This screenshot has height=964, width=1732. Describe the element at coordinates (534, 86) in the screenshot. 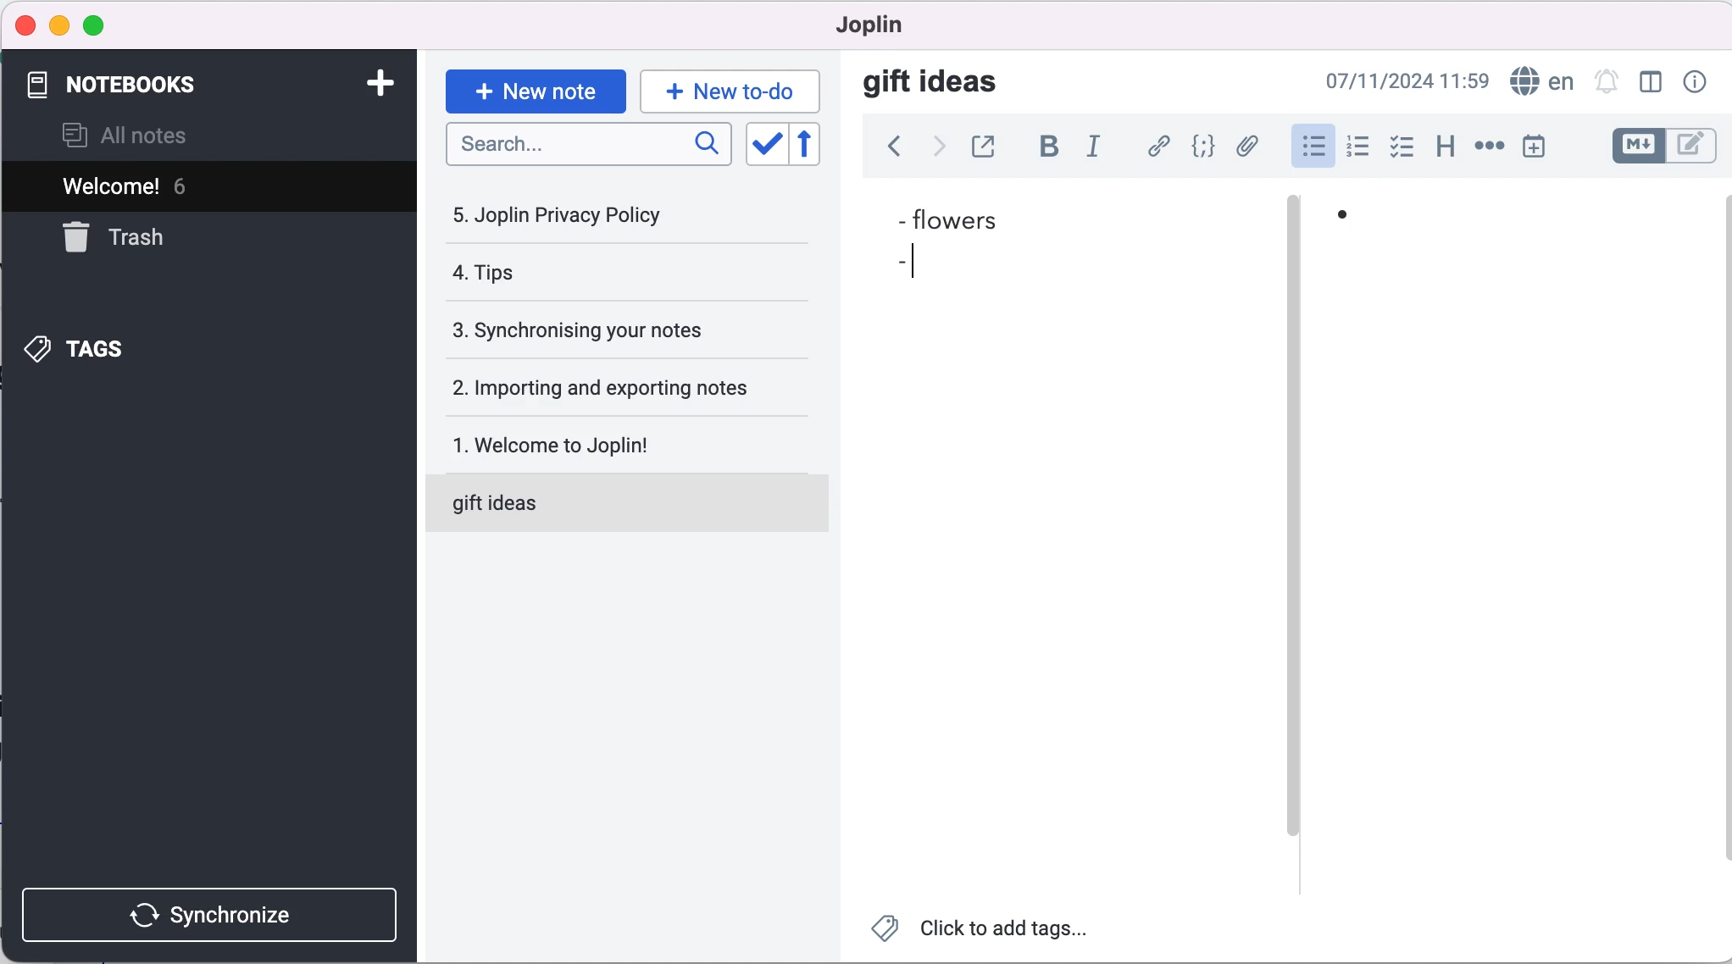

I see `new note` at that location.